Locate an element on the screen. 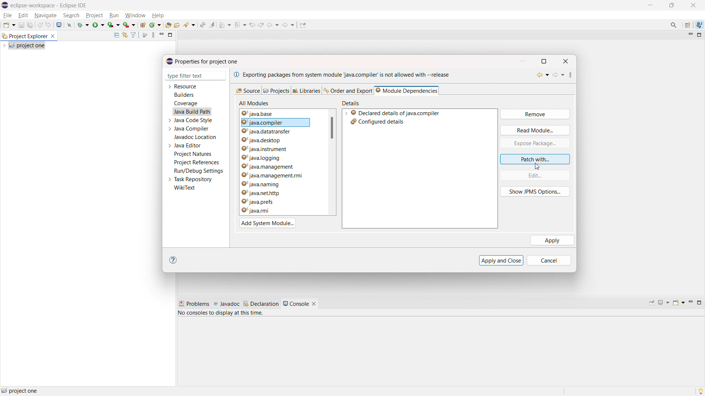 This screenshot has width=705, height=396. minimize is located at coordinates (690, 35).